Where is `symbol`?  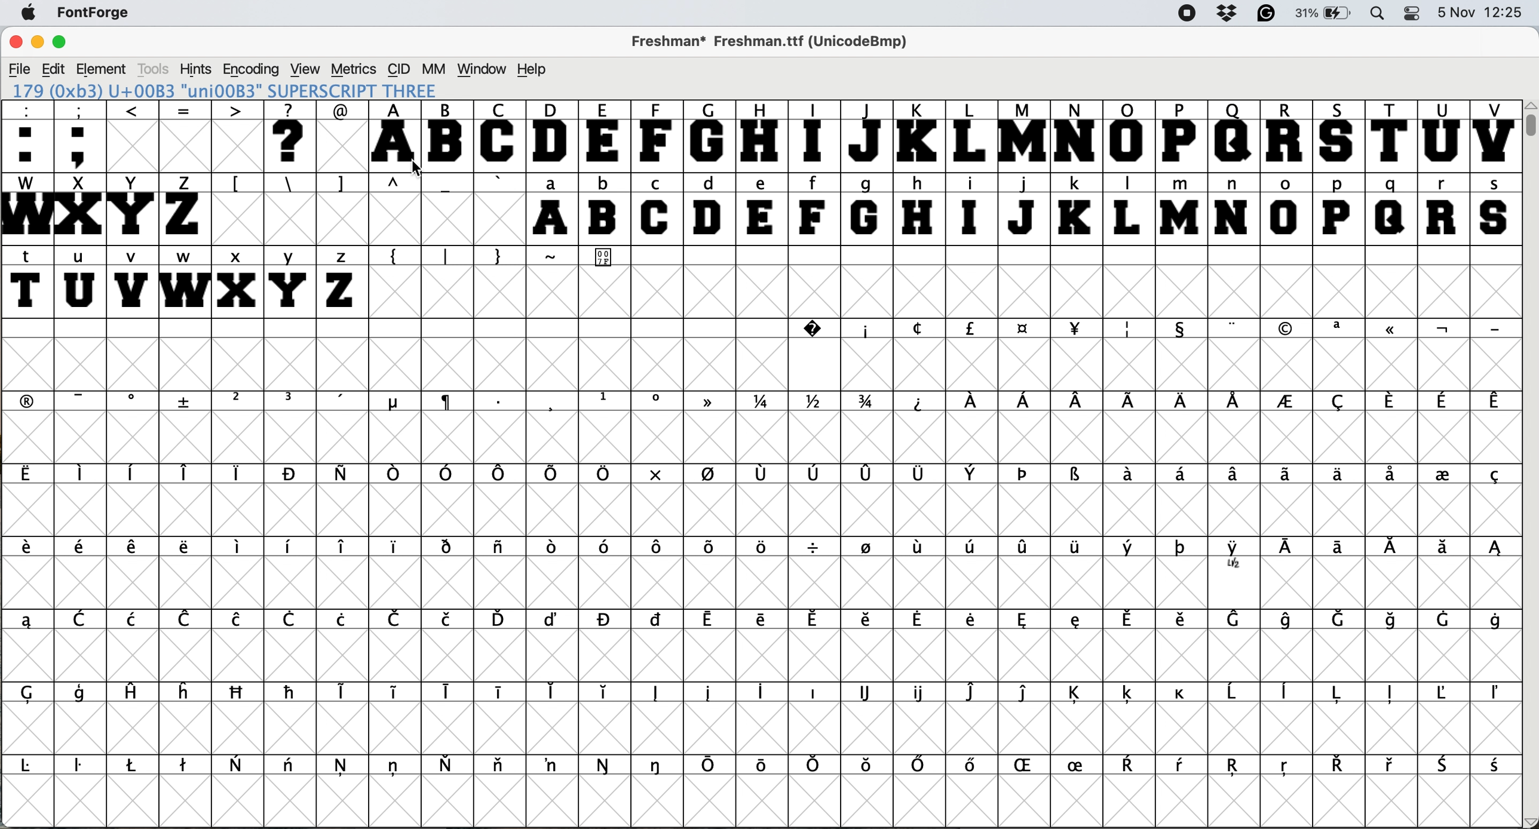
symbol is located at coordinates (925, 550).